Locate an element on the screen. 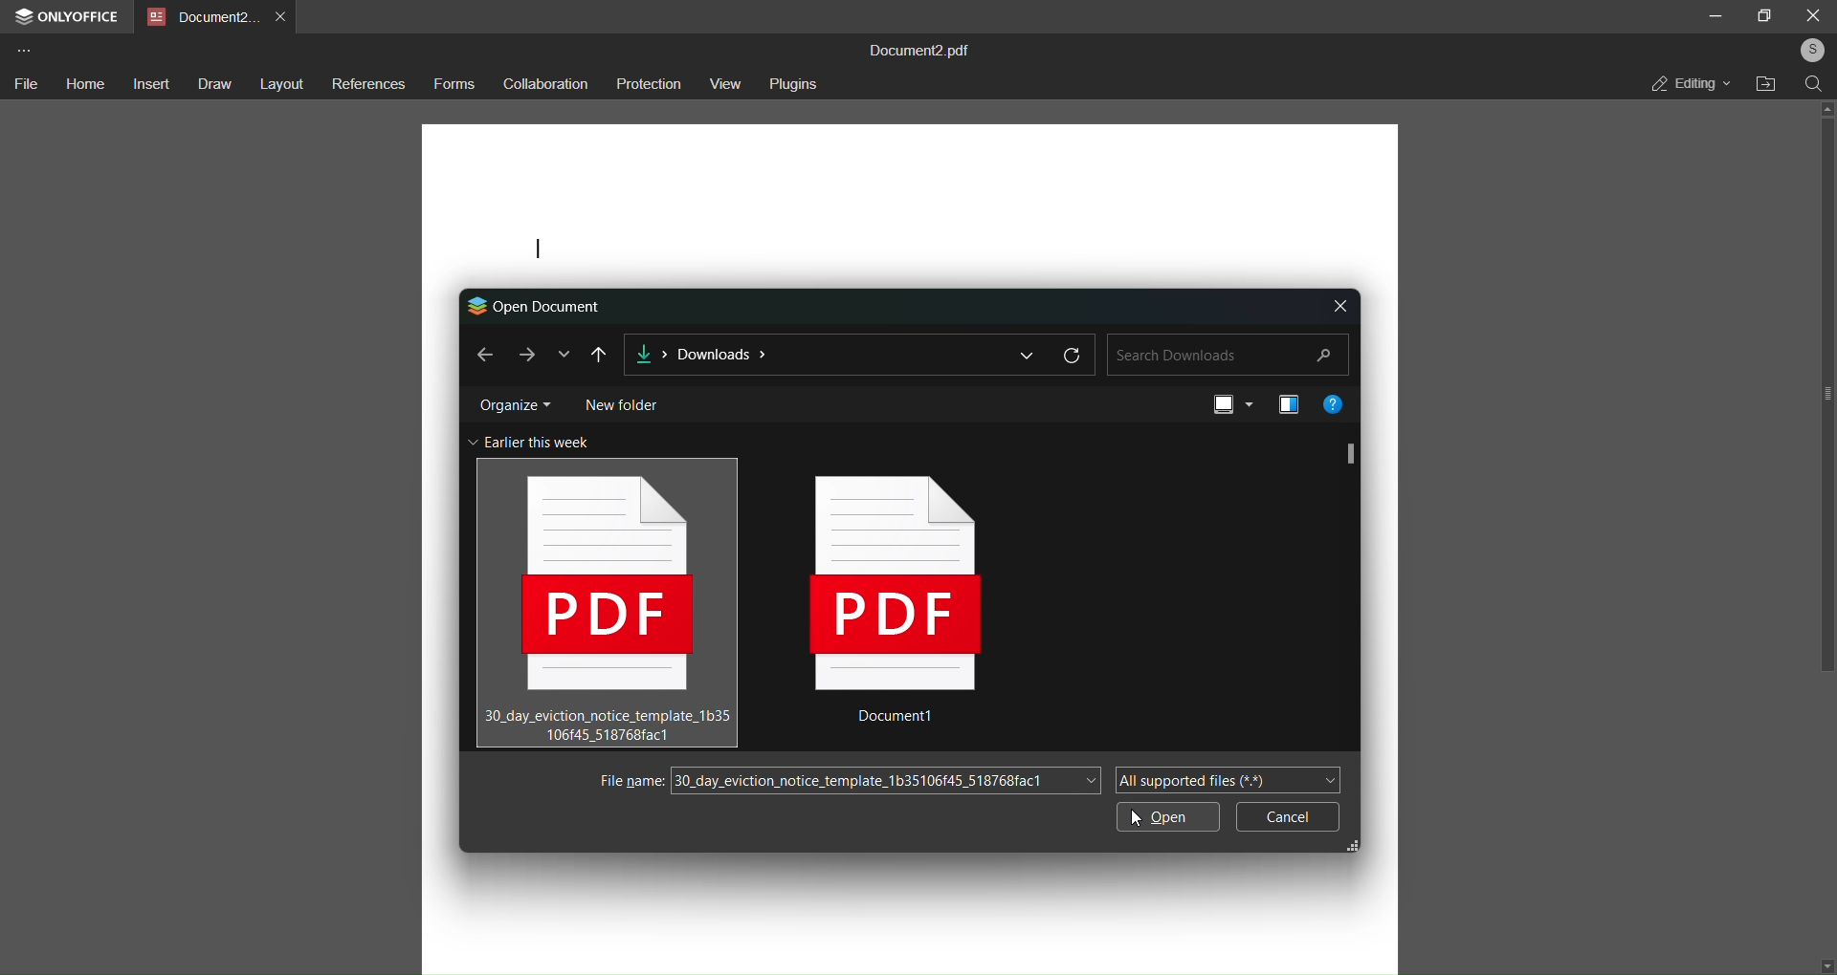 The height and width of the screenshot is (975, 1837). selected file name is located at coordinates (885, 780).